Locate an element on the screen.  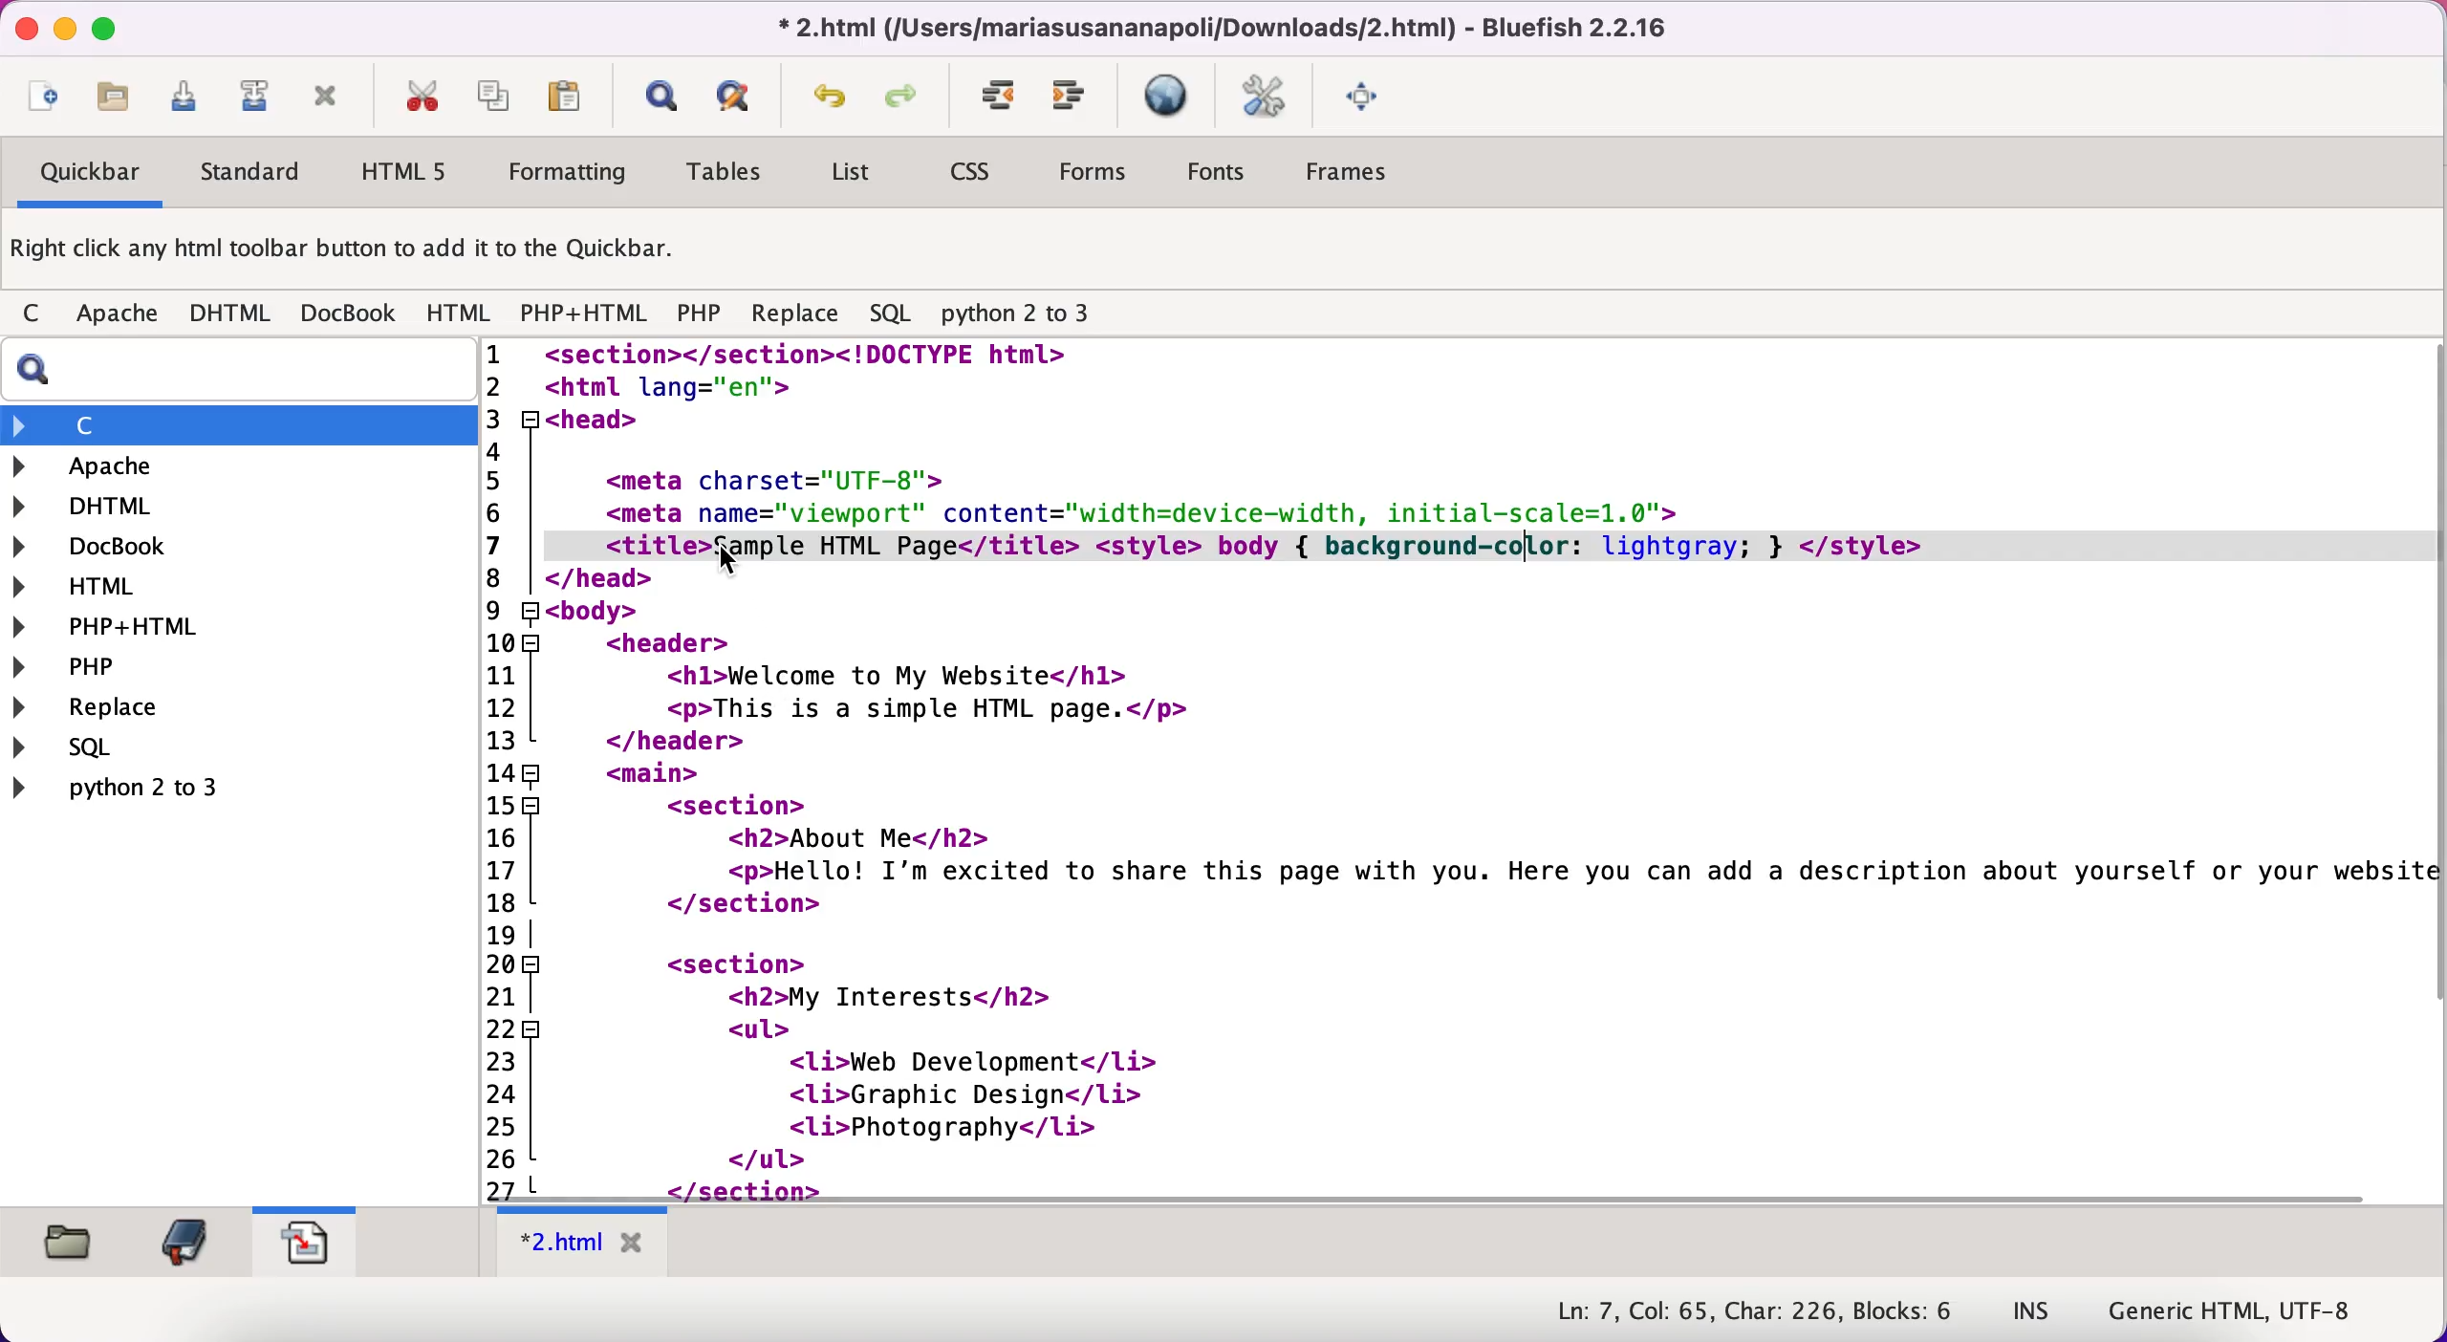
* 2.html (/Users/mariasusananapoli/Downloads/2.html) - Bluefish 2.2.16 is located at coordinates (1216, 27).